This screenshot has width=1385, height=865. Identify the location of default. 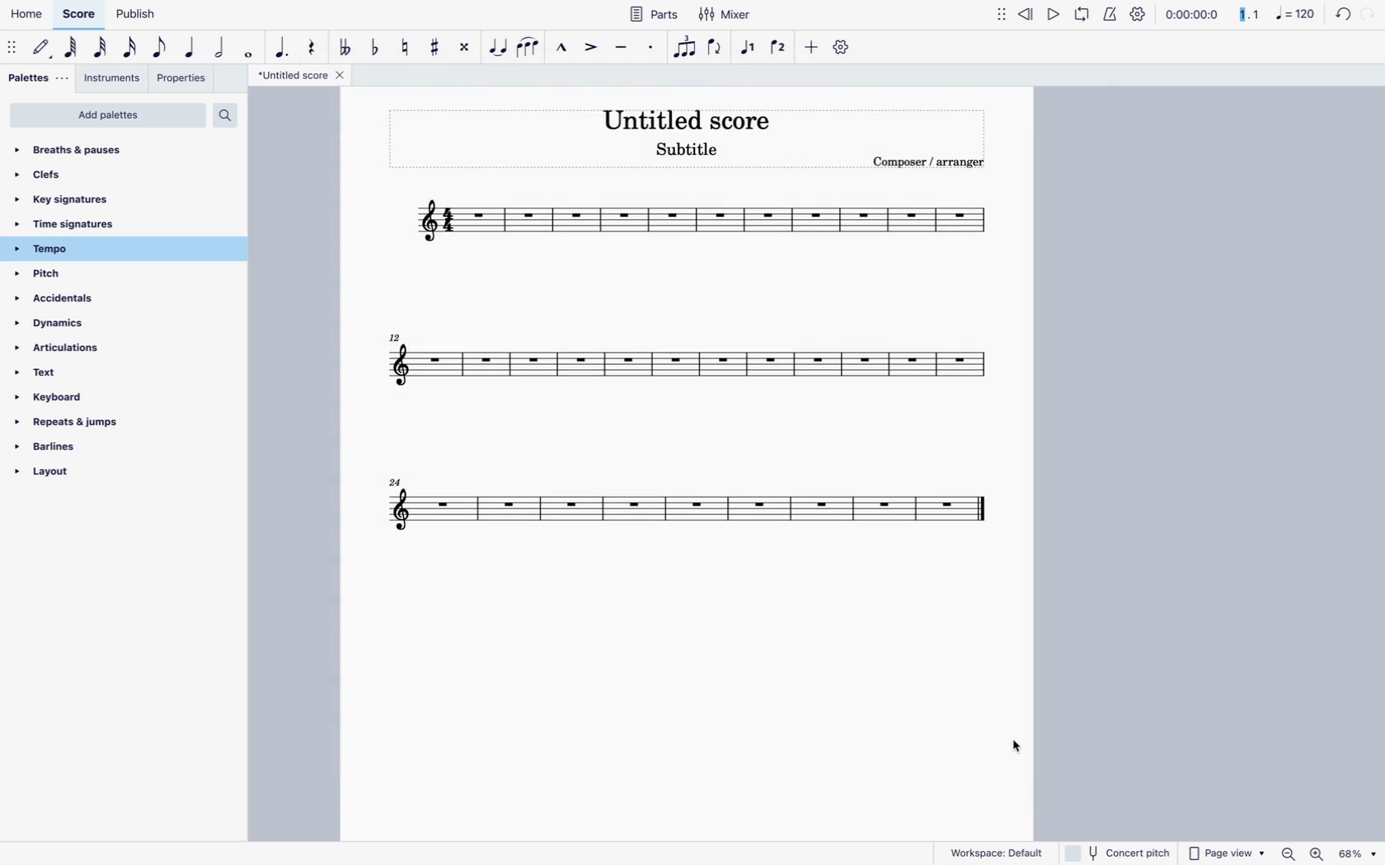
(43, 50).